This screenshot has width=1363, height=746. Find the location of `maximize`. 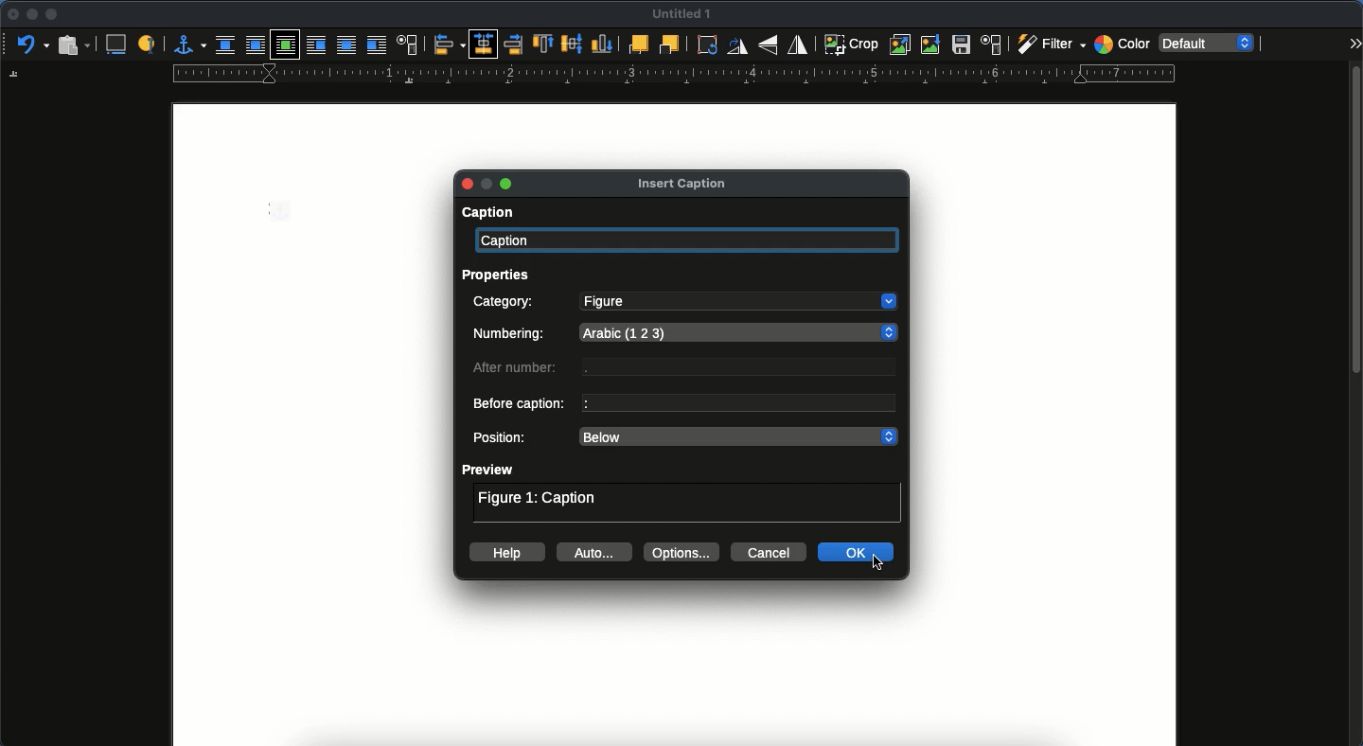

maximize is located at coordinates (53, 16).